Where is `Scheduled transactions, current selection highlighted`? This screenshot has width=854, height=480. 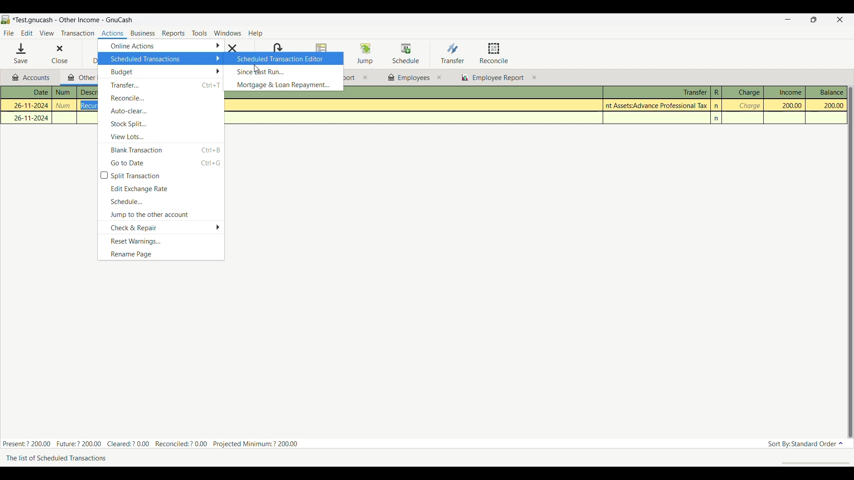 Scheduled transactions, current selection highlighted is located at coordinates (160, 59).